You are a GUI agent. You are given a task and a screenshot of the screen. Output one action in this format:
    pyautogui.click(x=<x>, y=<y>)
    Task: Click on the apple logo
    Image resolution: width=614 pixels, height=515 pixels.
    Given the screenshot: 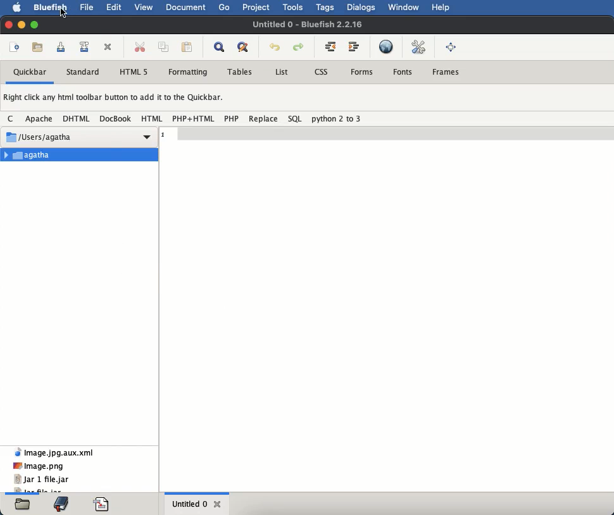 What is the action you would take?
    pyautogui.click(x=17, y=8)
    